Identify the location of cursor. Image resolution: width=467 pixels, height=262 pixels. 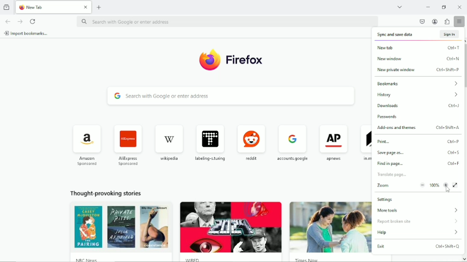
(447, 189).